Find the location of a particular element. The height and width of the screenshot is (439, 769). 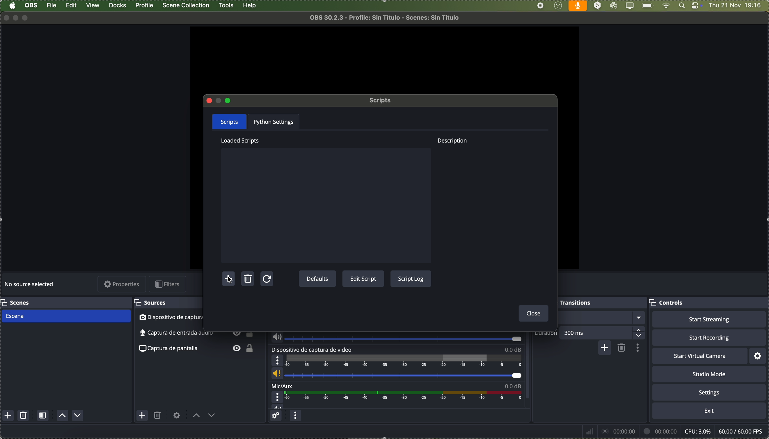

sources is located at coordinates (153, 303).